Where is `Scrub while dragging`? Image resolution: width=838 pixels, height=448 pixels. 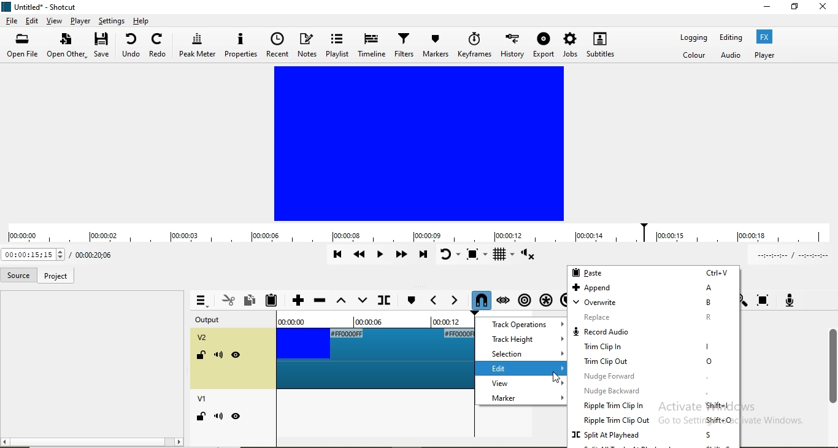 Scrub while dragging is located at coordinates (503, 298).